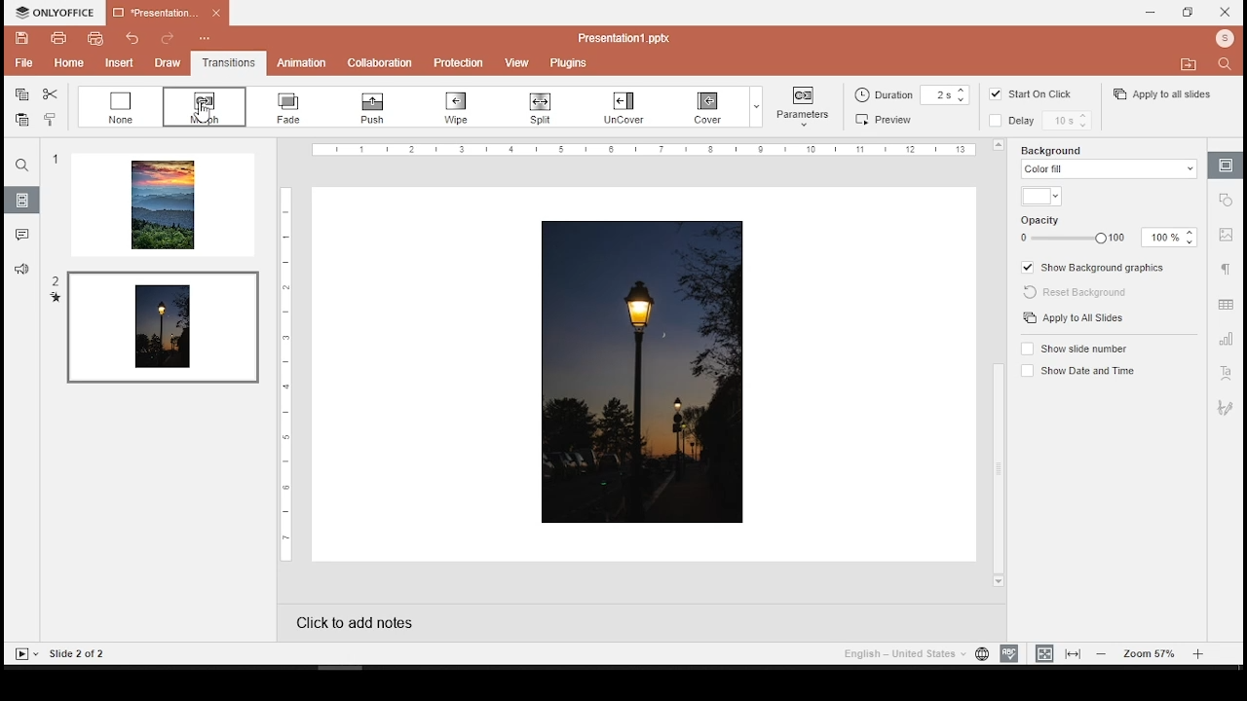 Image resolution: width=1247 pixels, height=701 pixels. What do you see at coordinates (1221, 39) in the screenshot?
I see `profile` at bounding box center [1221, 39].